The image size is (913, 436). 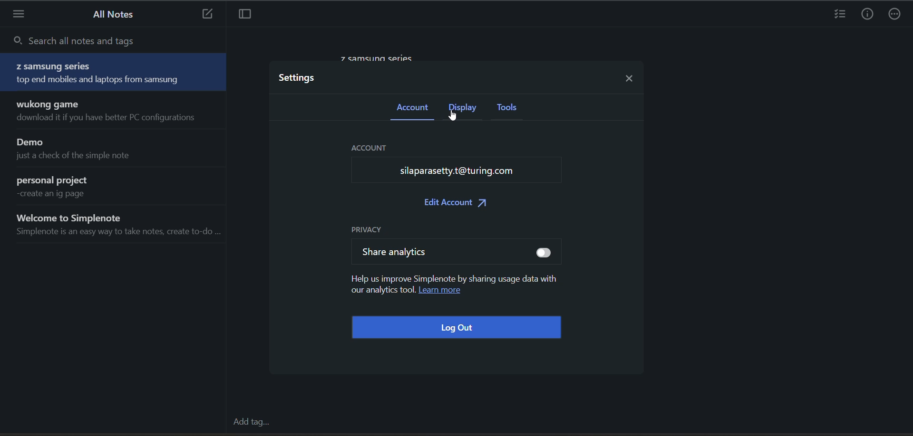 I want to click on silaparasetty.t@turing.com, so click(x=462, y=171).